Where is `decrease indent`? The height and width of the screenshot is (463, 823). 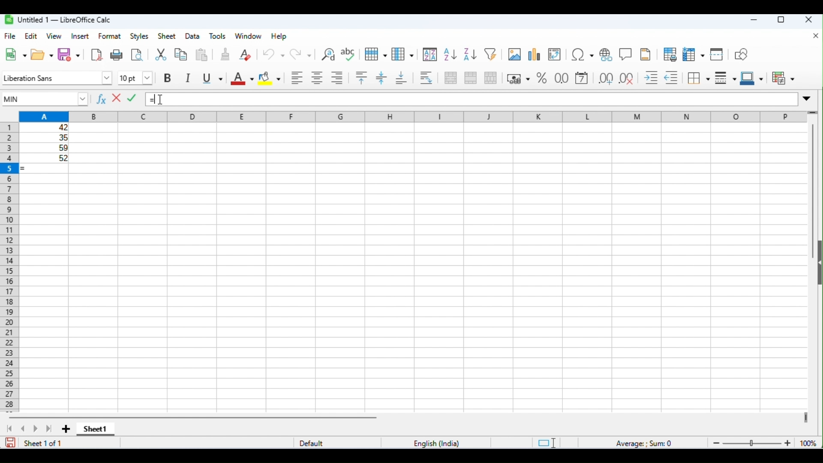 decrease indent is located at coordinates (672, 78).